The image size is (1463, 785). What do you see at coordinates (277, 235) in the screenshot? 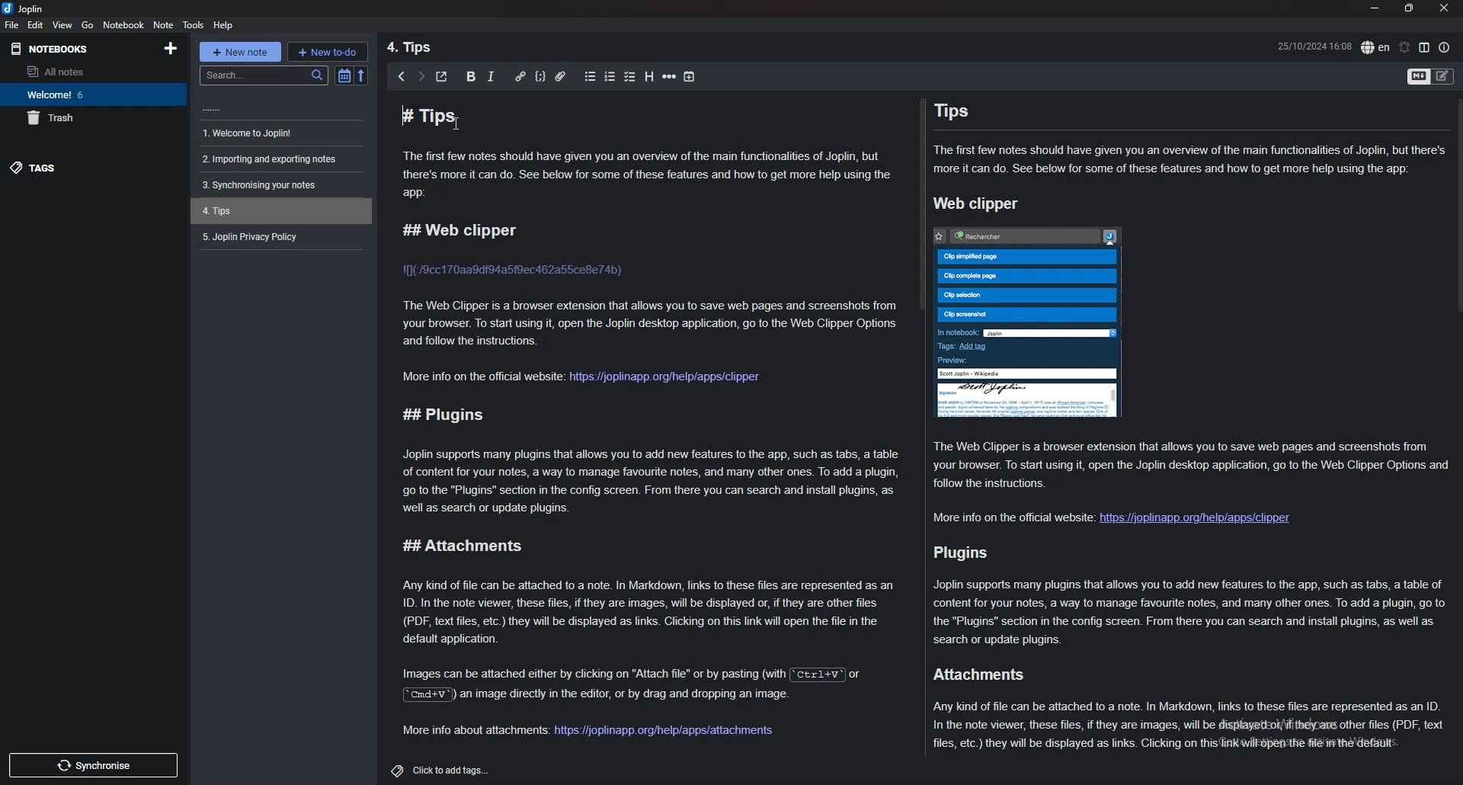
I see `note 6` at bounding box center [277, 235].